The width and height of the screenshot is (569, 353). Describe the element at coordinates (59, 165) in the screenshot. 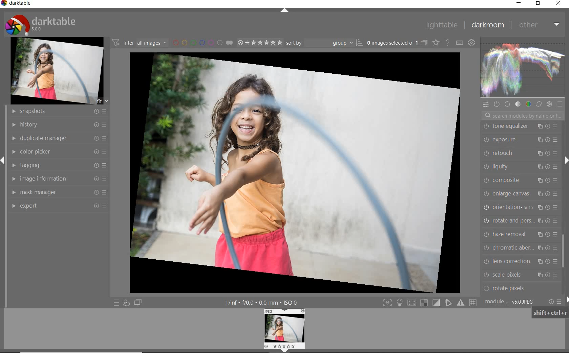

I see `tagging` at that location.